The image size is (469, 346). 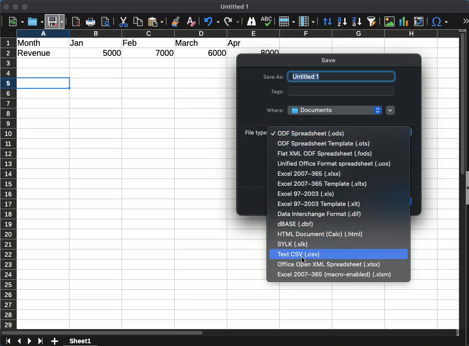 What do you see at coordinates (7, 341) in the screenshot?
I see `first sheet` at bounding box center [7, 341].